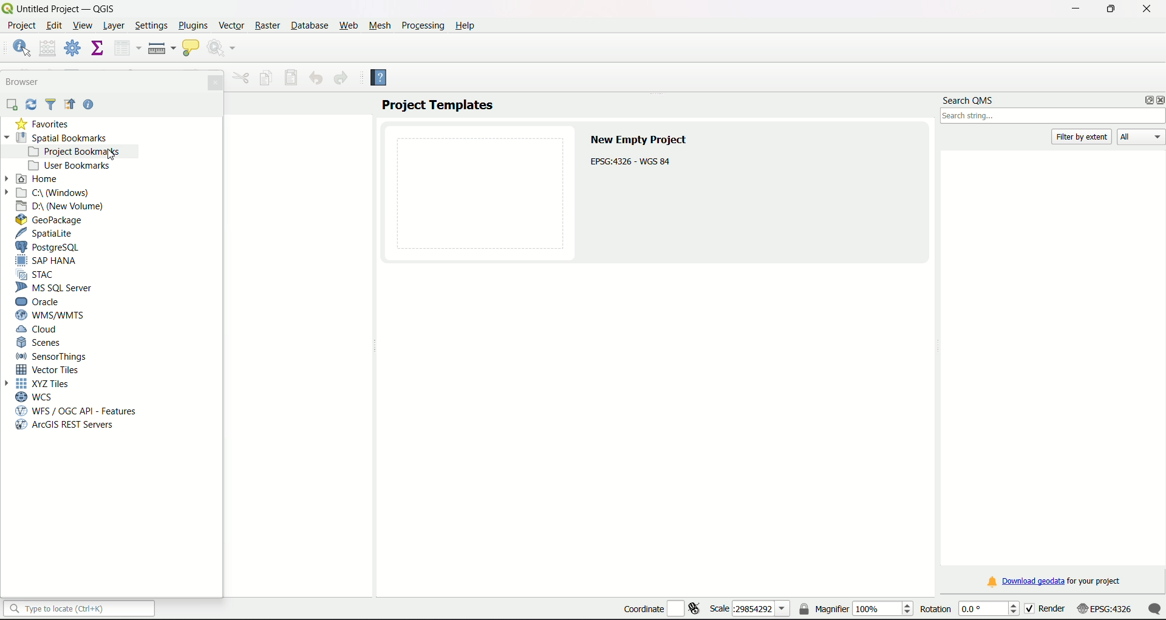 This screenshot has height=620, width=1166. I want to click on close, so click(1146, 8).